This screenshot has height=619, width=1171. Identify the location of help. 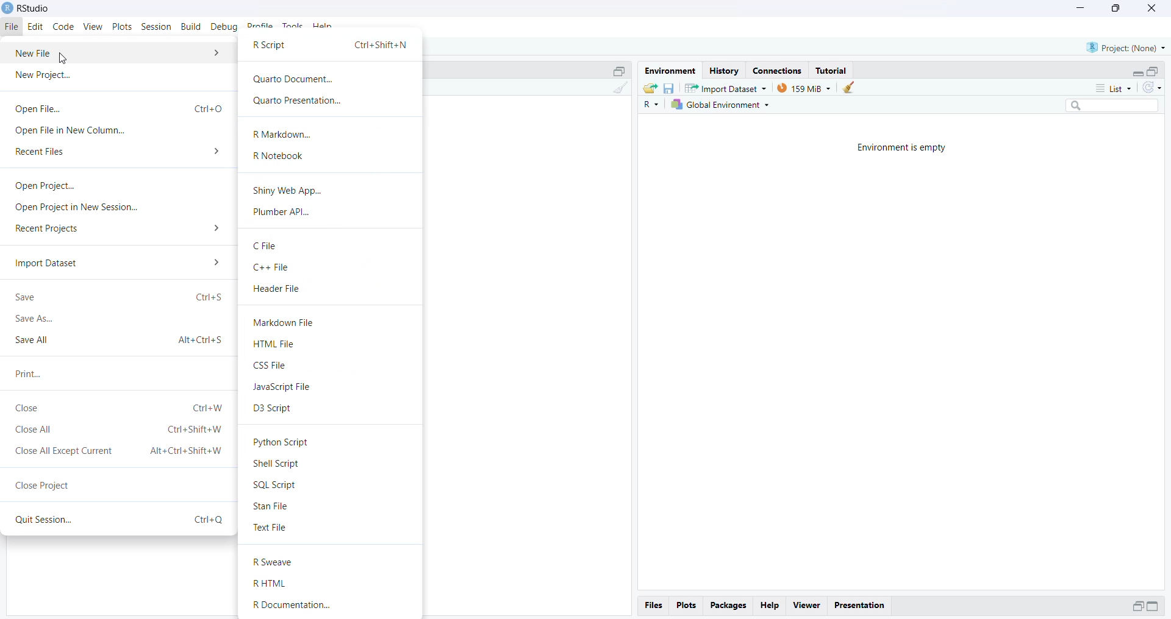
(324, 27).